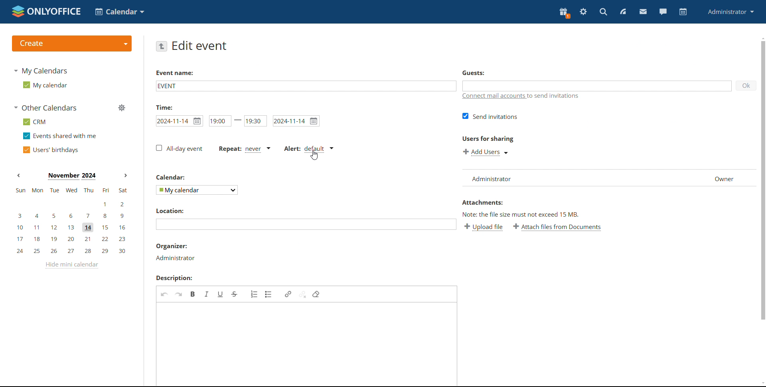 The width and height of the screenshot is (766, 387). Describe the element at coordinates (238, 120) in the screenshot. I see `-` at that location.